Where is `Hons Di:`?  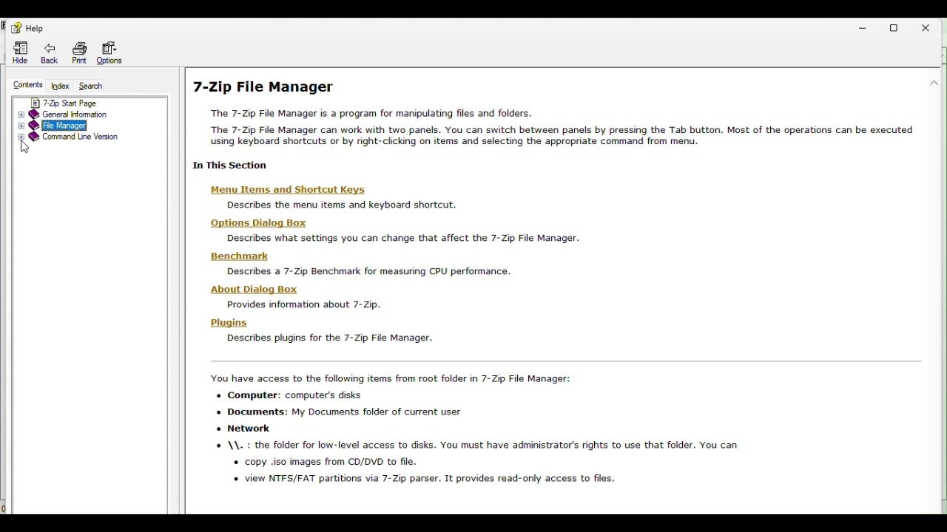
Hons Di: is located at coordinates (260, 223).